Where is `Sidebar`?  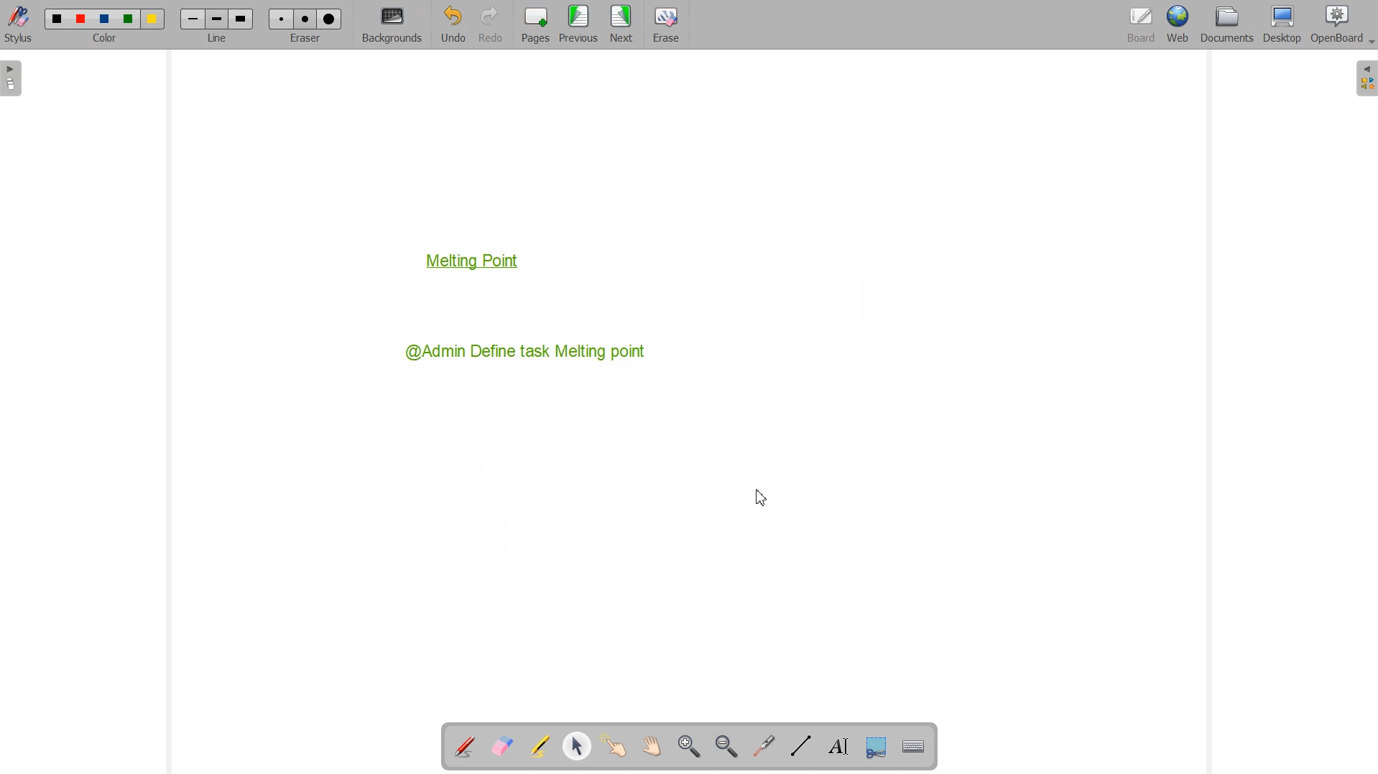
Sidebar is located at coordinates (1364, 79).